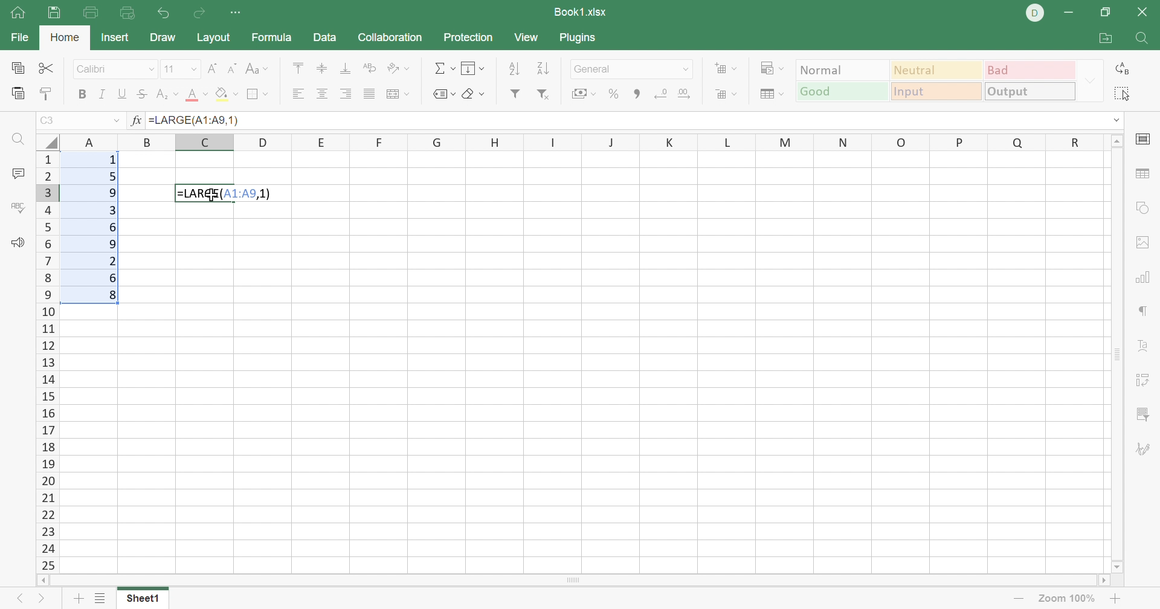  I want to click on table settings, so click(1144, 173).